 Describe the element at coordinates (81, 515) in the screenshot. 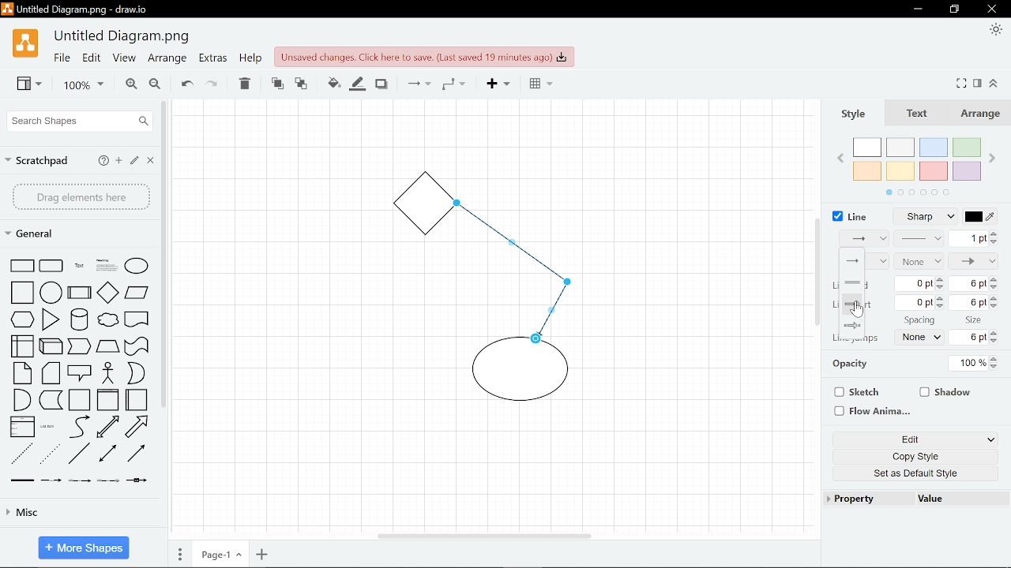

I see `Misc` at that location.